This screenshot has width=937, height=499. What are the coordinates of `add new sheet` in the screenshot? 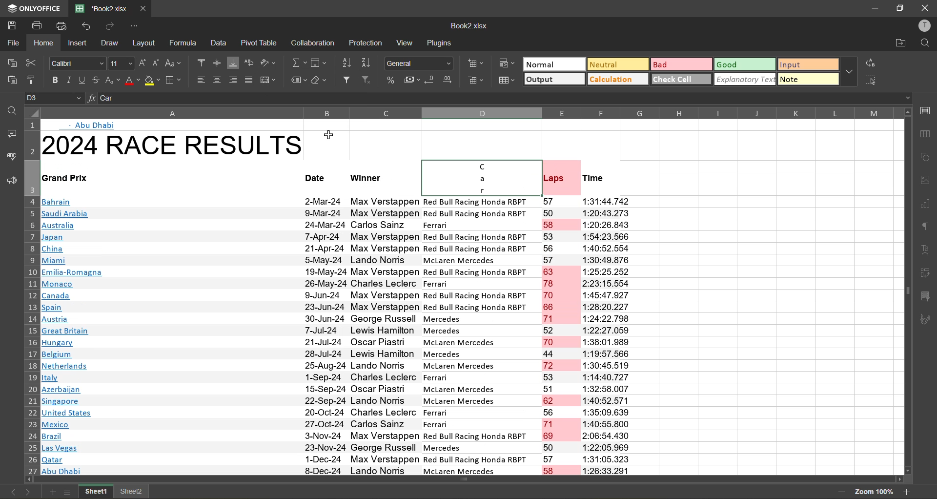 It's located at (51, 492).